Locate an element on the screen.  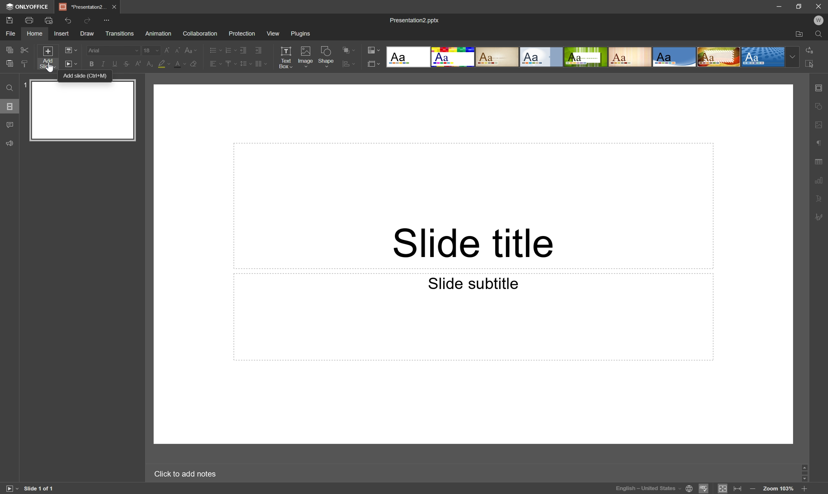
Increment font size is located at coordinates (165, 49).